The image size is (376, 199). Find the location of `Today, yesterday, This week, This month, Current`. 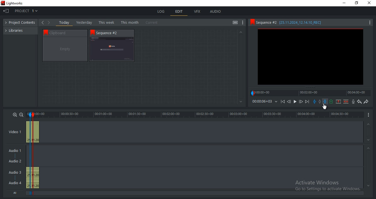

Today, yesterday, This week, This month, Current is located at coordinates (110, 22).